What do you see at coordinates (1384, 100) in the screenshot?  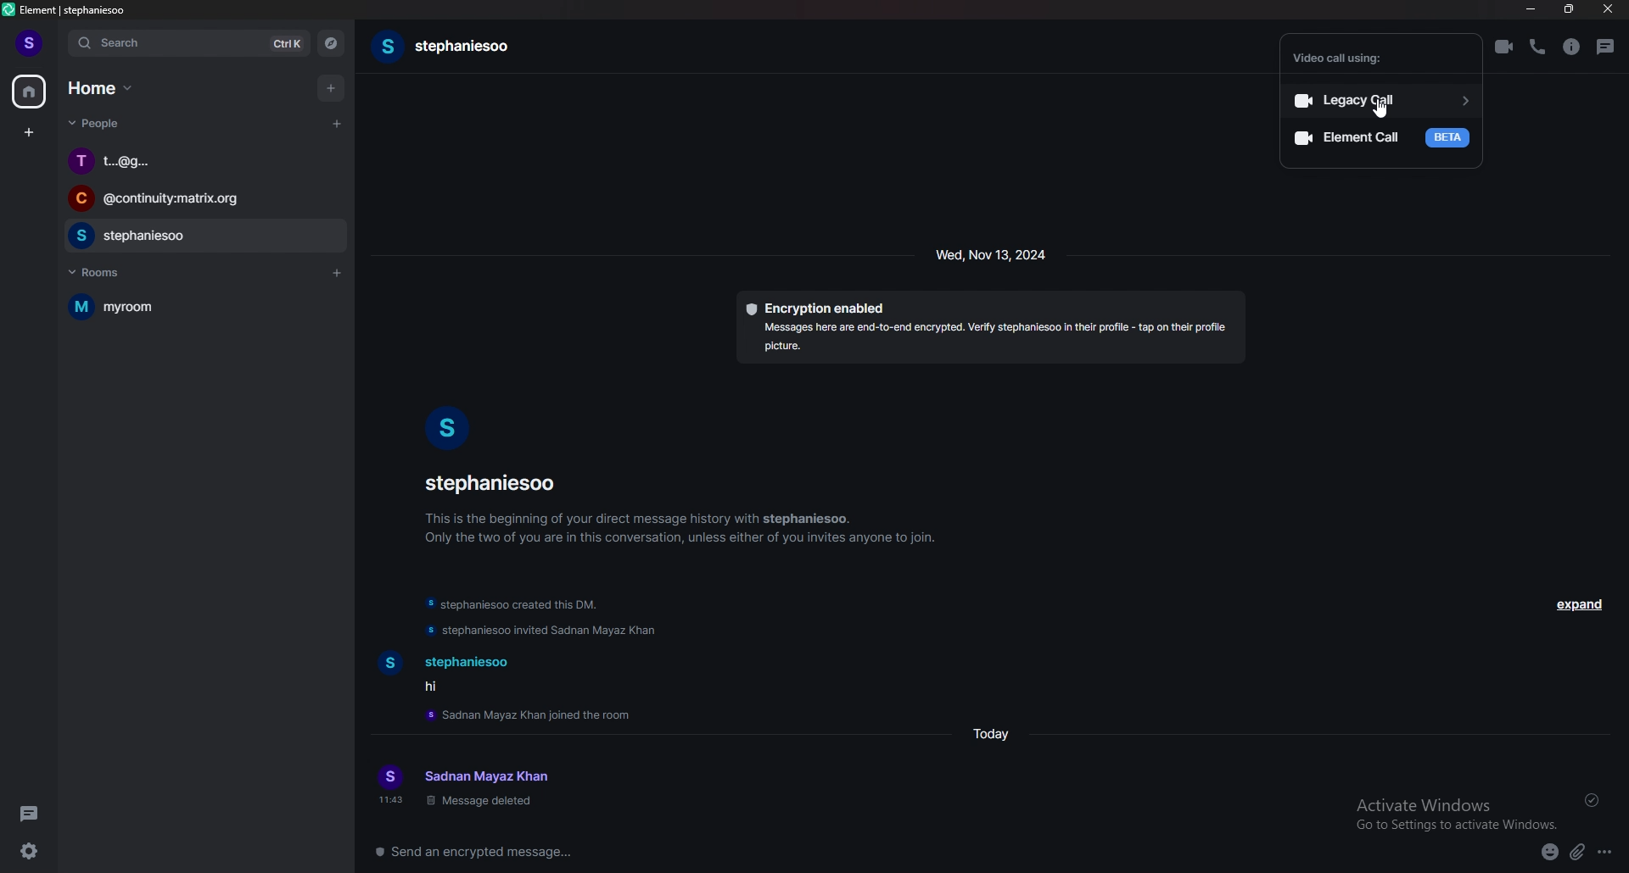 I see `legacy call` at bounding box center [1384, 100].